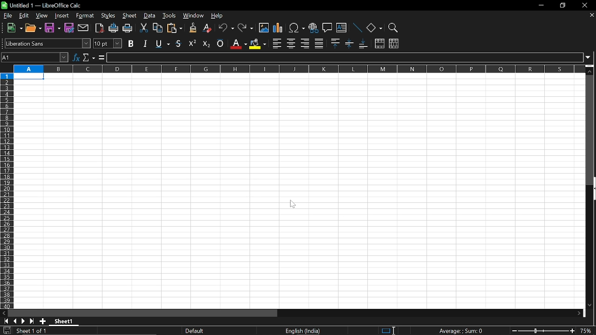  What do you see at coordinates (108, 16) in the screenshot?
I see `styles` at bounding box center [108, 16].